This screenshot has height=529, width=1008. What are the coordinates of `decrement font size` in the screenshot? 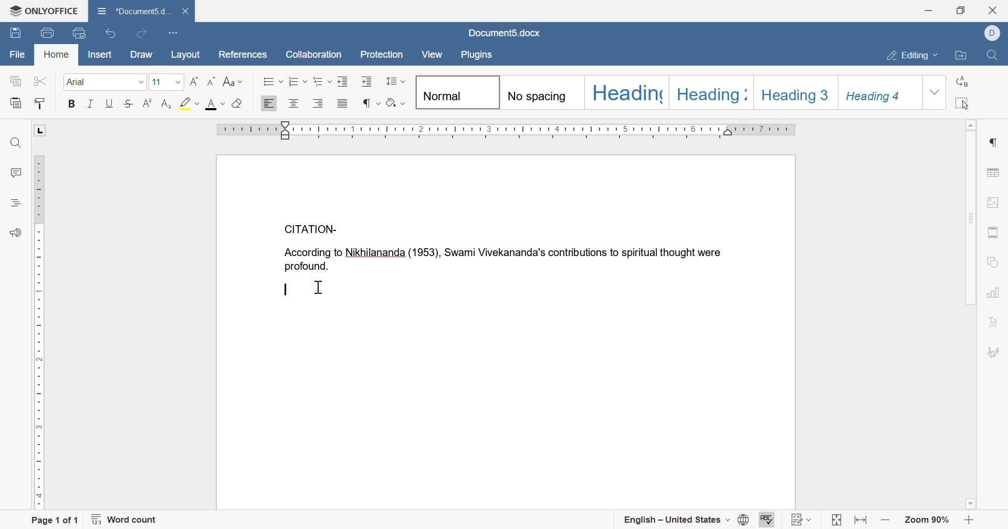 It's located at (214, 81).